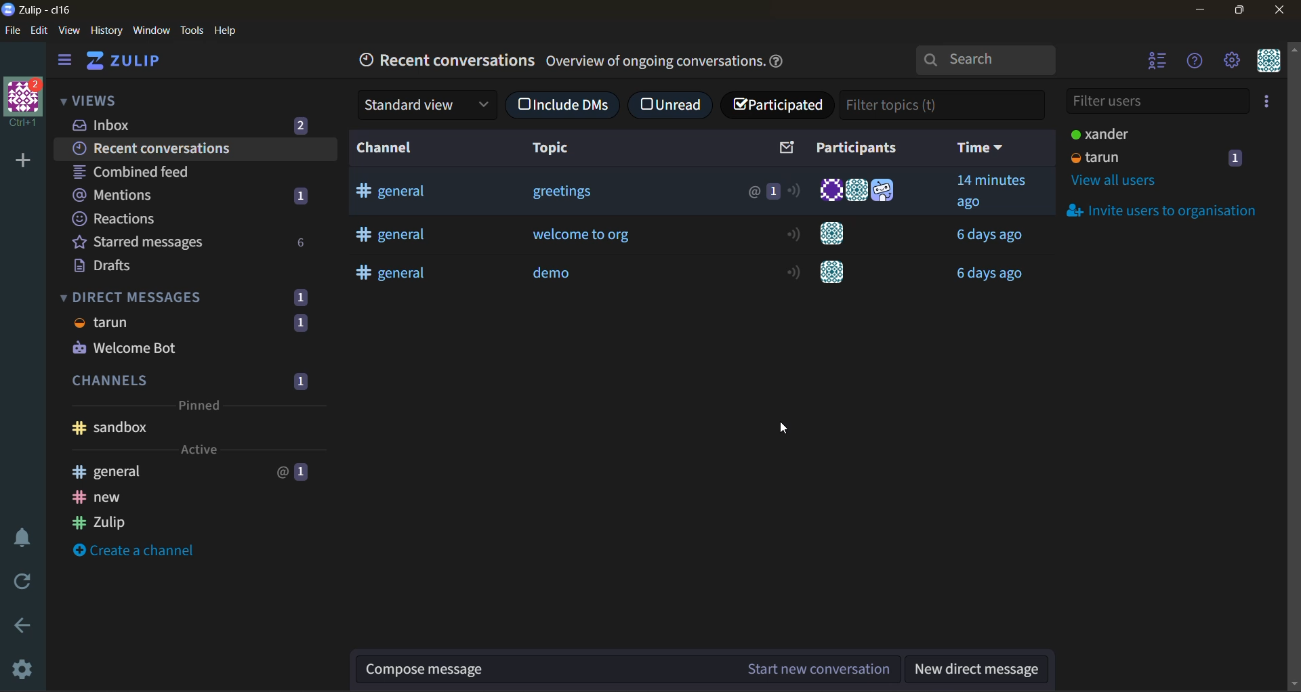 This screenshot has width=1301, height=692. Describe the element at coordinates (37, 8) in the screenshot. I see `app name and organisation name` at that location.